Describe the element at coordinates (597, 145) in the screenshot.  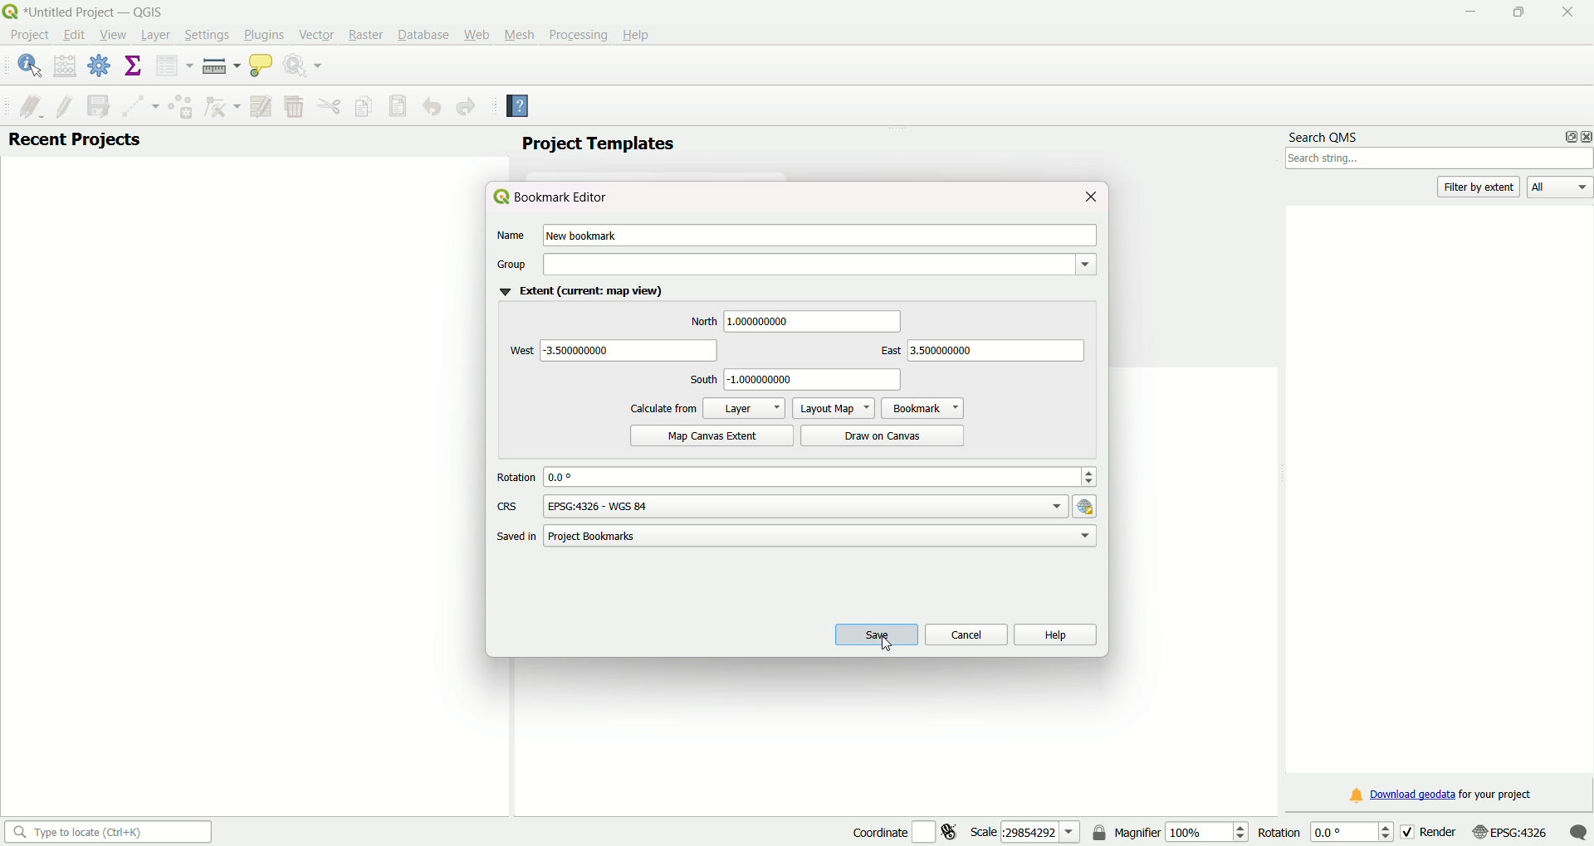
I see `project templates` at that location.